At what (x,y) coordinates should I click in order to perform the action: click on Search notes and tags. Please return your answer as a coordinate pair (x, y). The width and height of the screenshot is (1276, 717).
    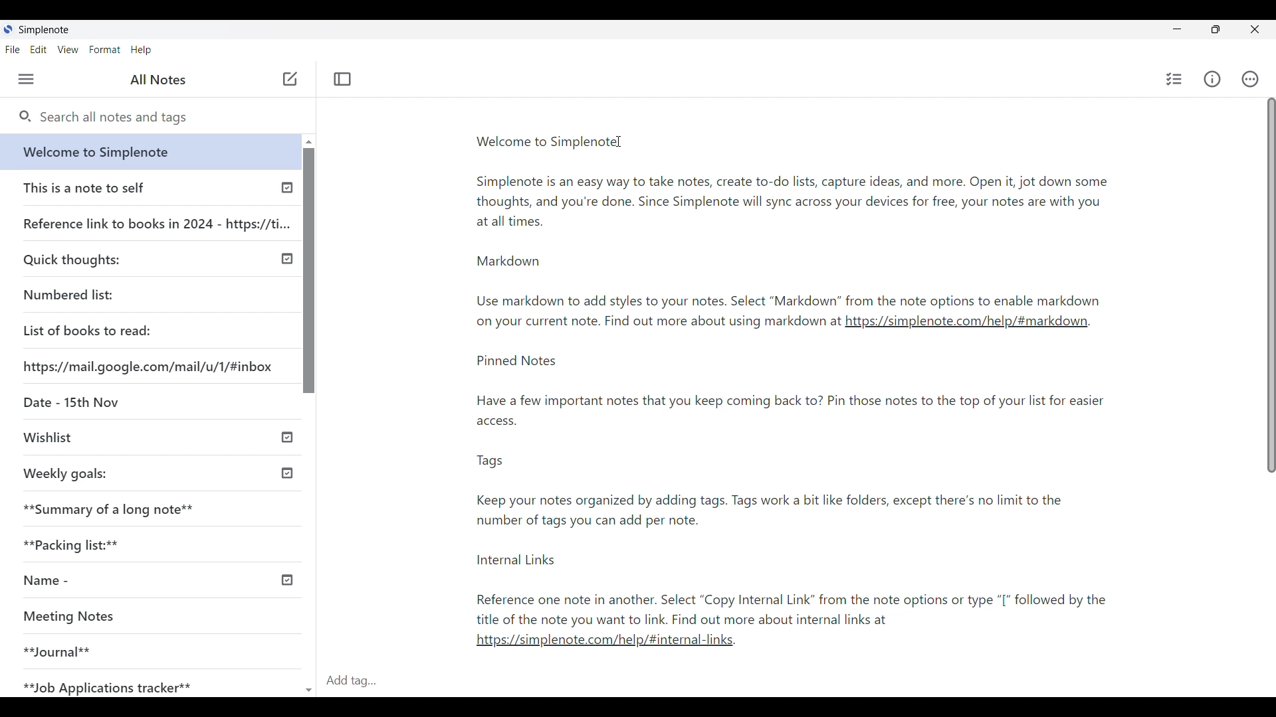
    Looking at the image, I should click on (166, 118).